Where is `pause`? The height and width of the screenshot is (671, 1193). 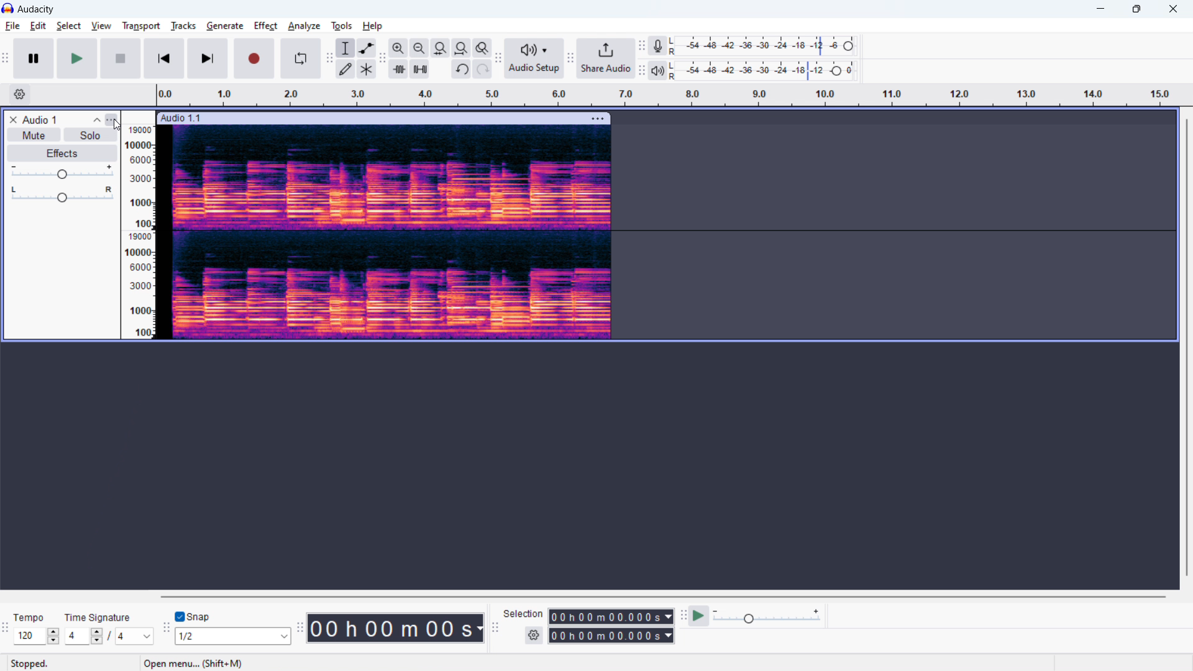 pause is located at coordinates (33, 58).